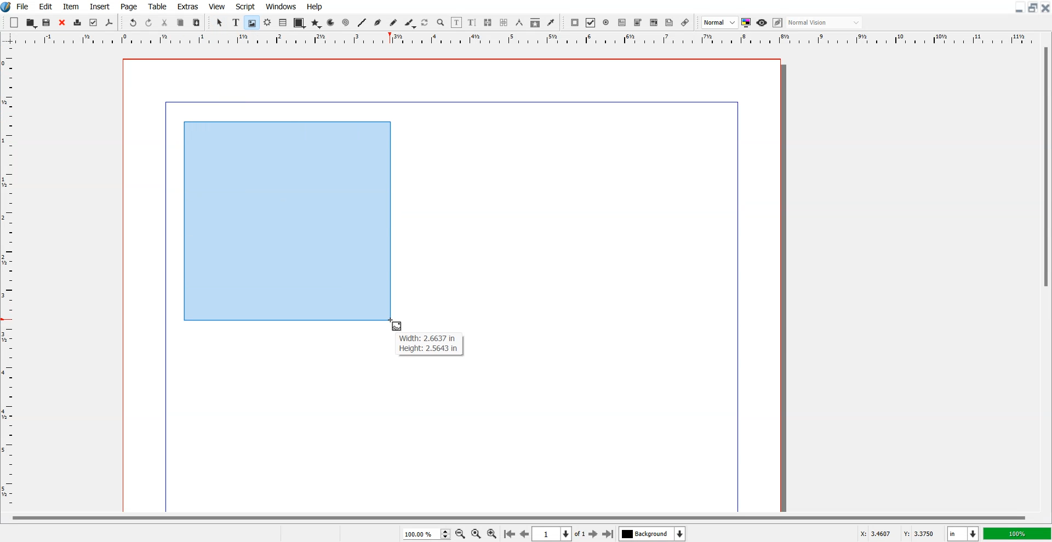 The width and height of the screenshot is (1052, 542). I want to click on 100%, so click(1016, 533).